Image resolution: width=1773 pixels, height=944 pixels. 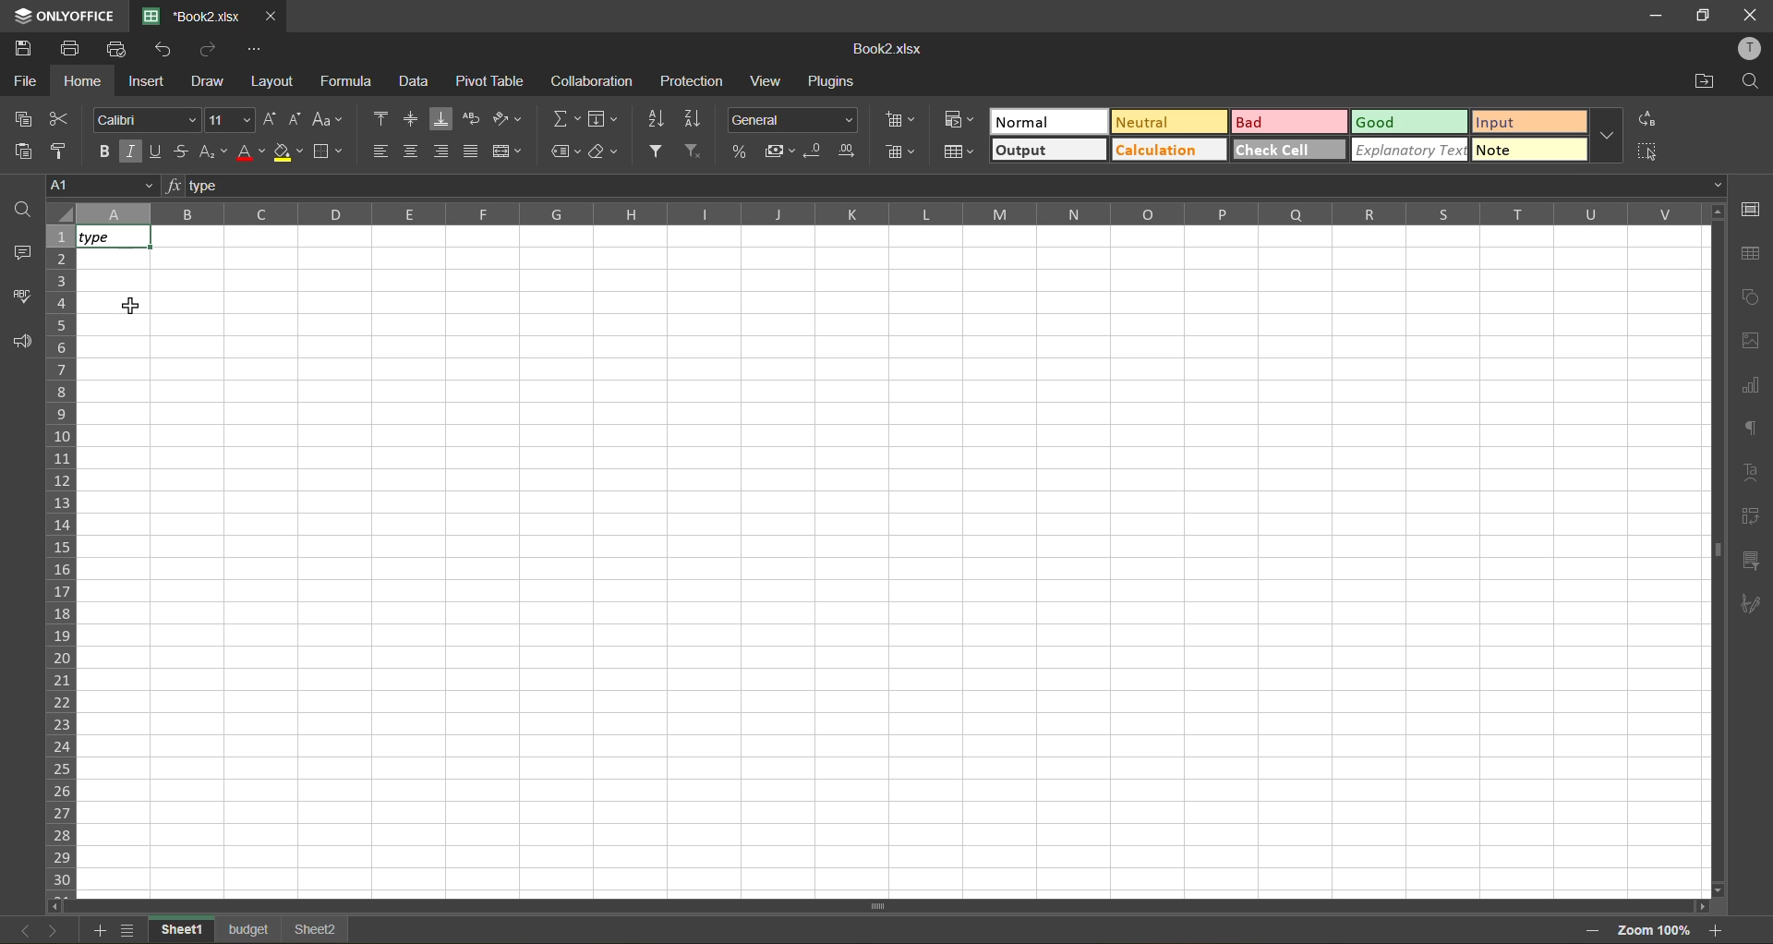 What do you see at coordinates (183, 149) in the screenshot?
I see `strikethrough` at bounding box center [183, 149].